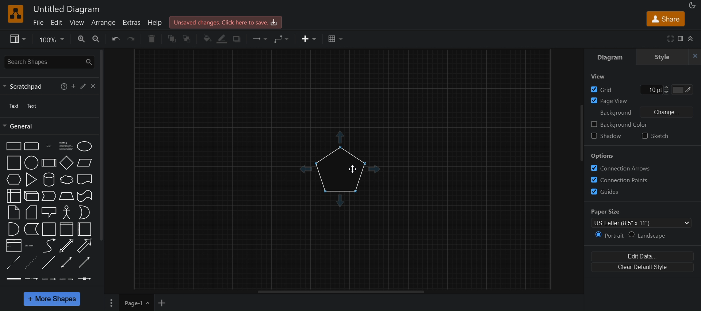 The image size is (701, 311). What do you see at coordinates (152, 38) in the screenshot?
I see `delete` at bounding box center [152, 38].